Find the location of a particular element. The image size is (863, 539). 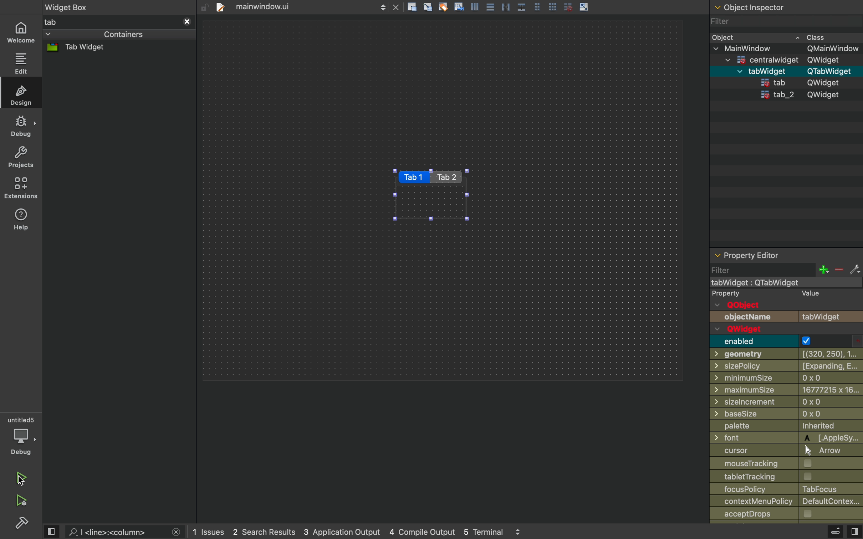

create rectangle is located at coordinates (412, 6).